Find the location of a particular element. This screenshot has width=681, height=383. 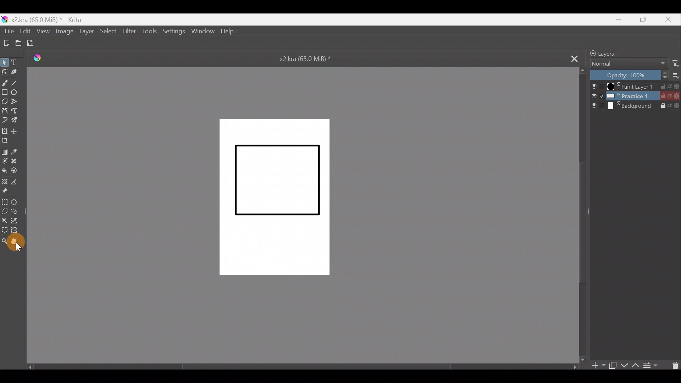

Polyline tool is located at coordinates (17, 102).